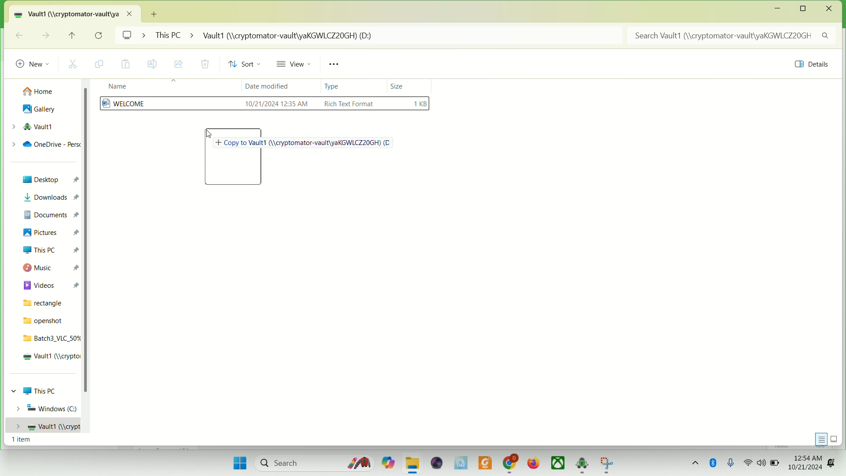 Image resolution: width=846 pixels, height=476 pixels. I want to click on MSI center Pro, so click(460, 463).